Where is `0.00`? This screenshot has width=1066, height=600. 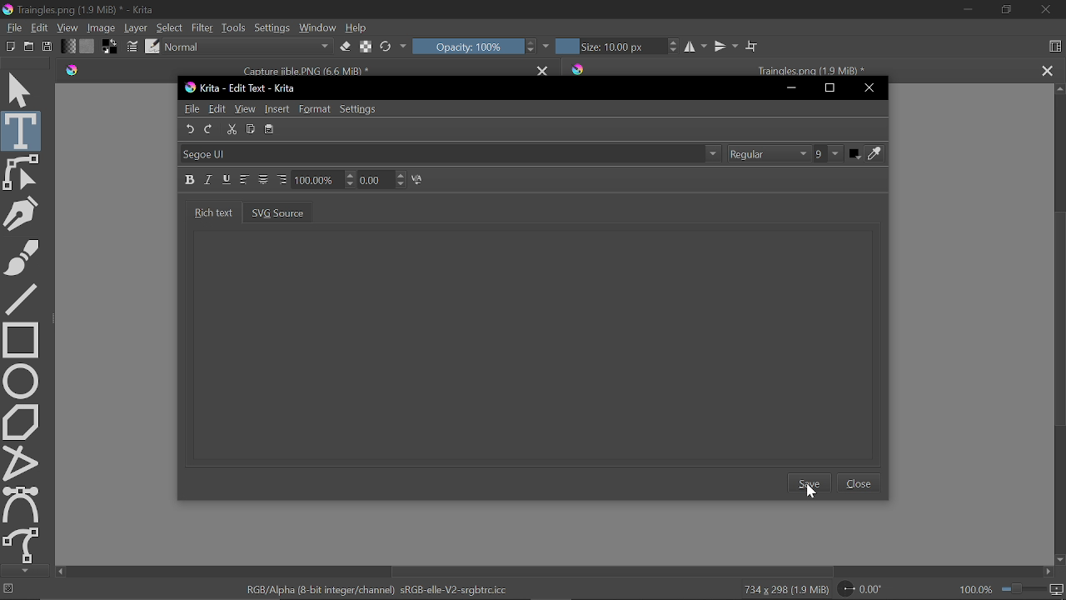
0.00 is located at coordinates (381, 180).